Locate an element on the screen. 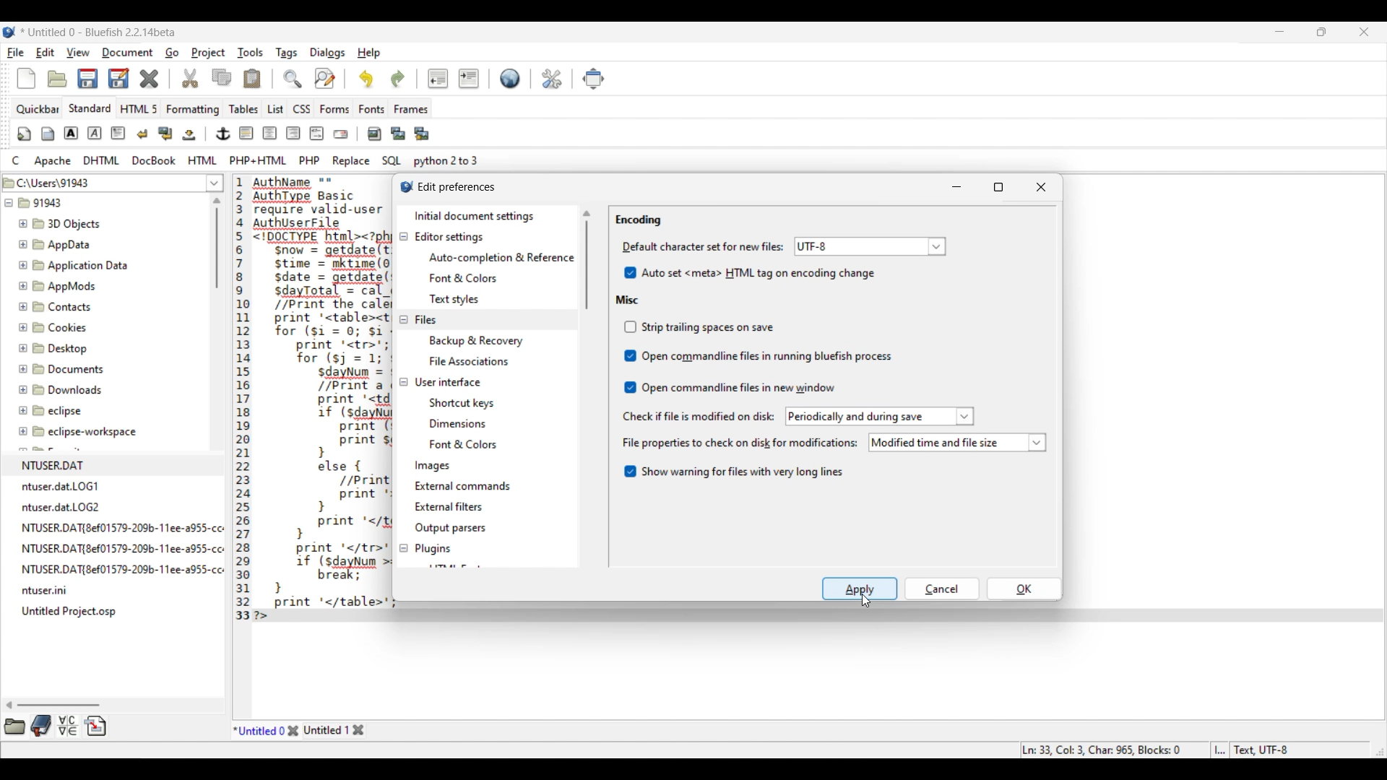 The height and width of the screenshot is (780, 1387). Open is located at coordinates (57, 79).